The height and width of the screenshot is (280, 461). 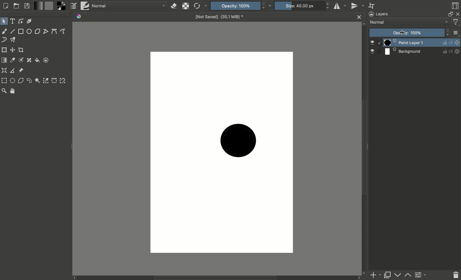 I want to click on cursor, so click(x=402, y=33).